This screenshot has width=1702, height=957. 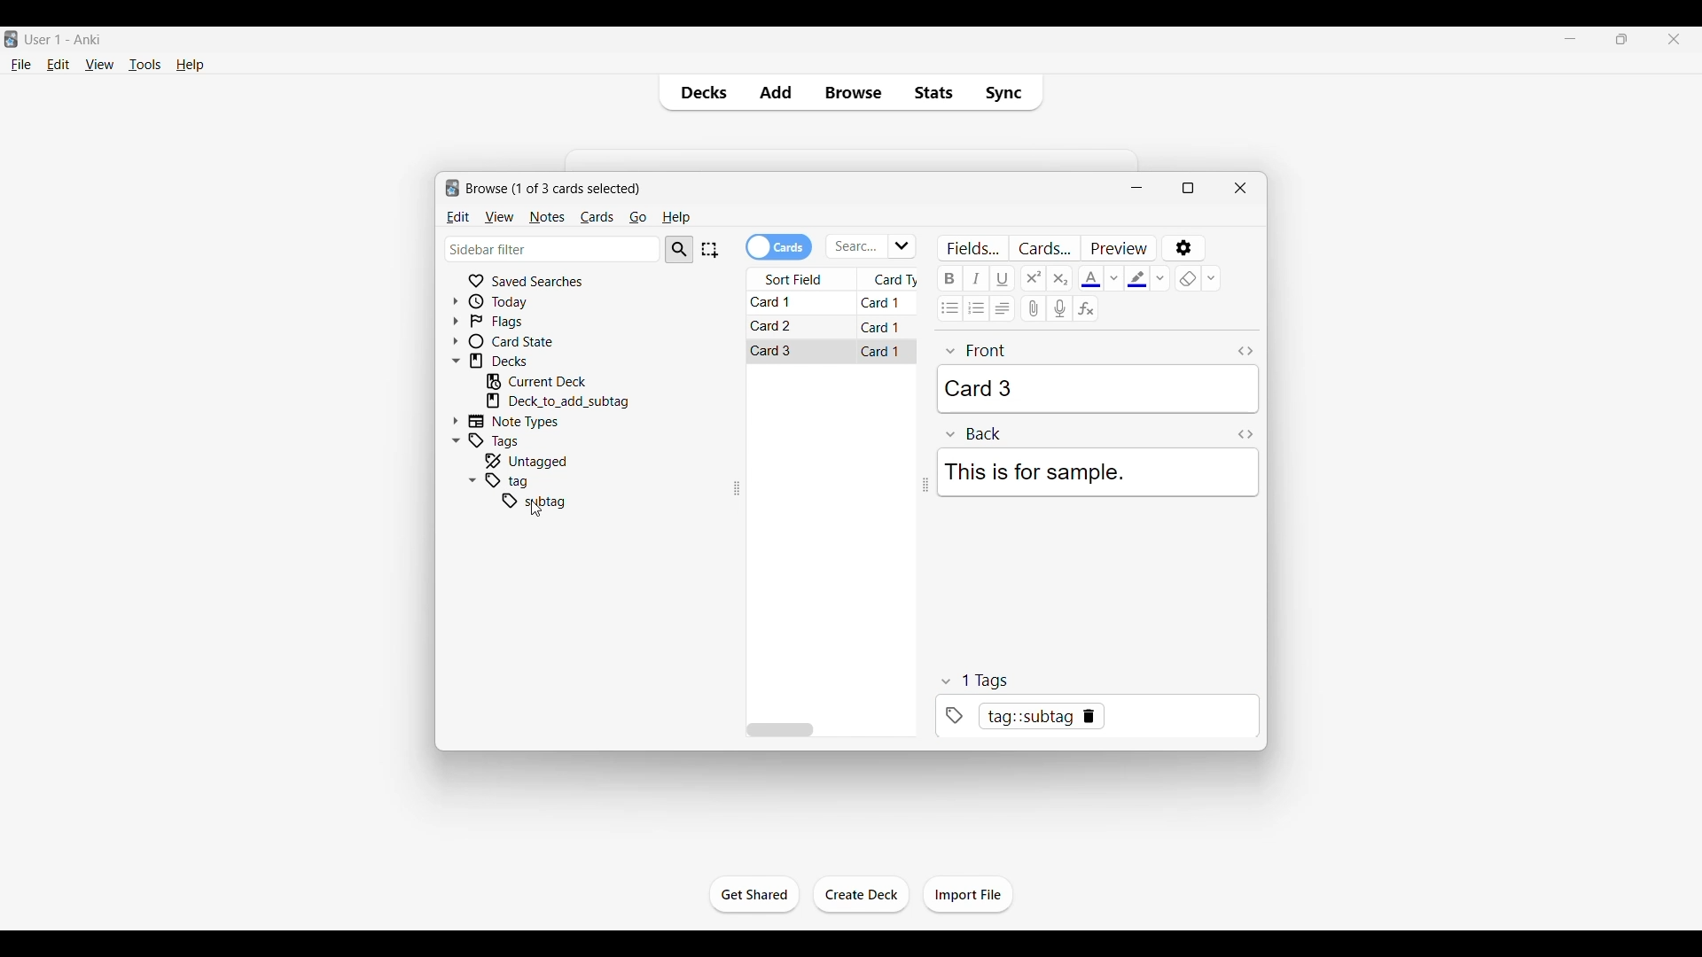 What do you see at coordinates (553, 189) in the screenshot?
I see `Number of cards to browse and window name` at bounding box center [553, 189].